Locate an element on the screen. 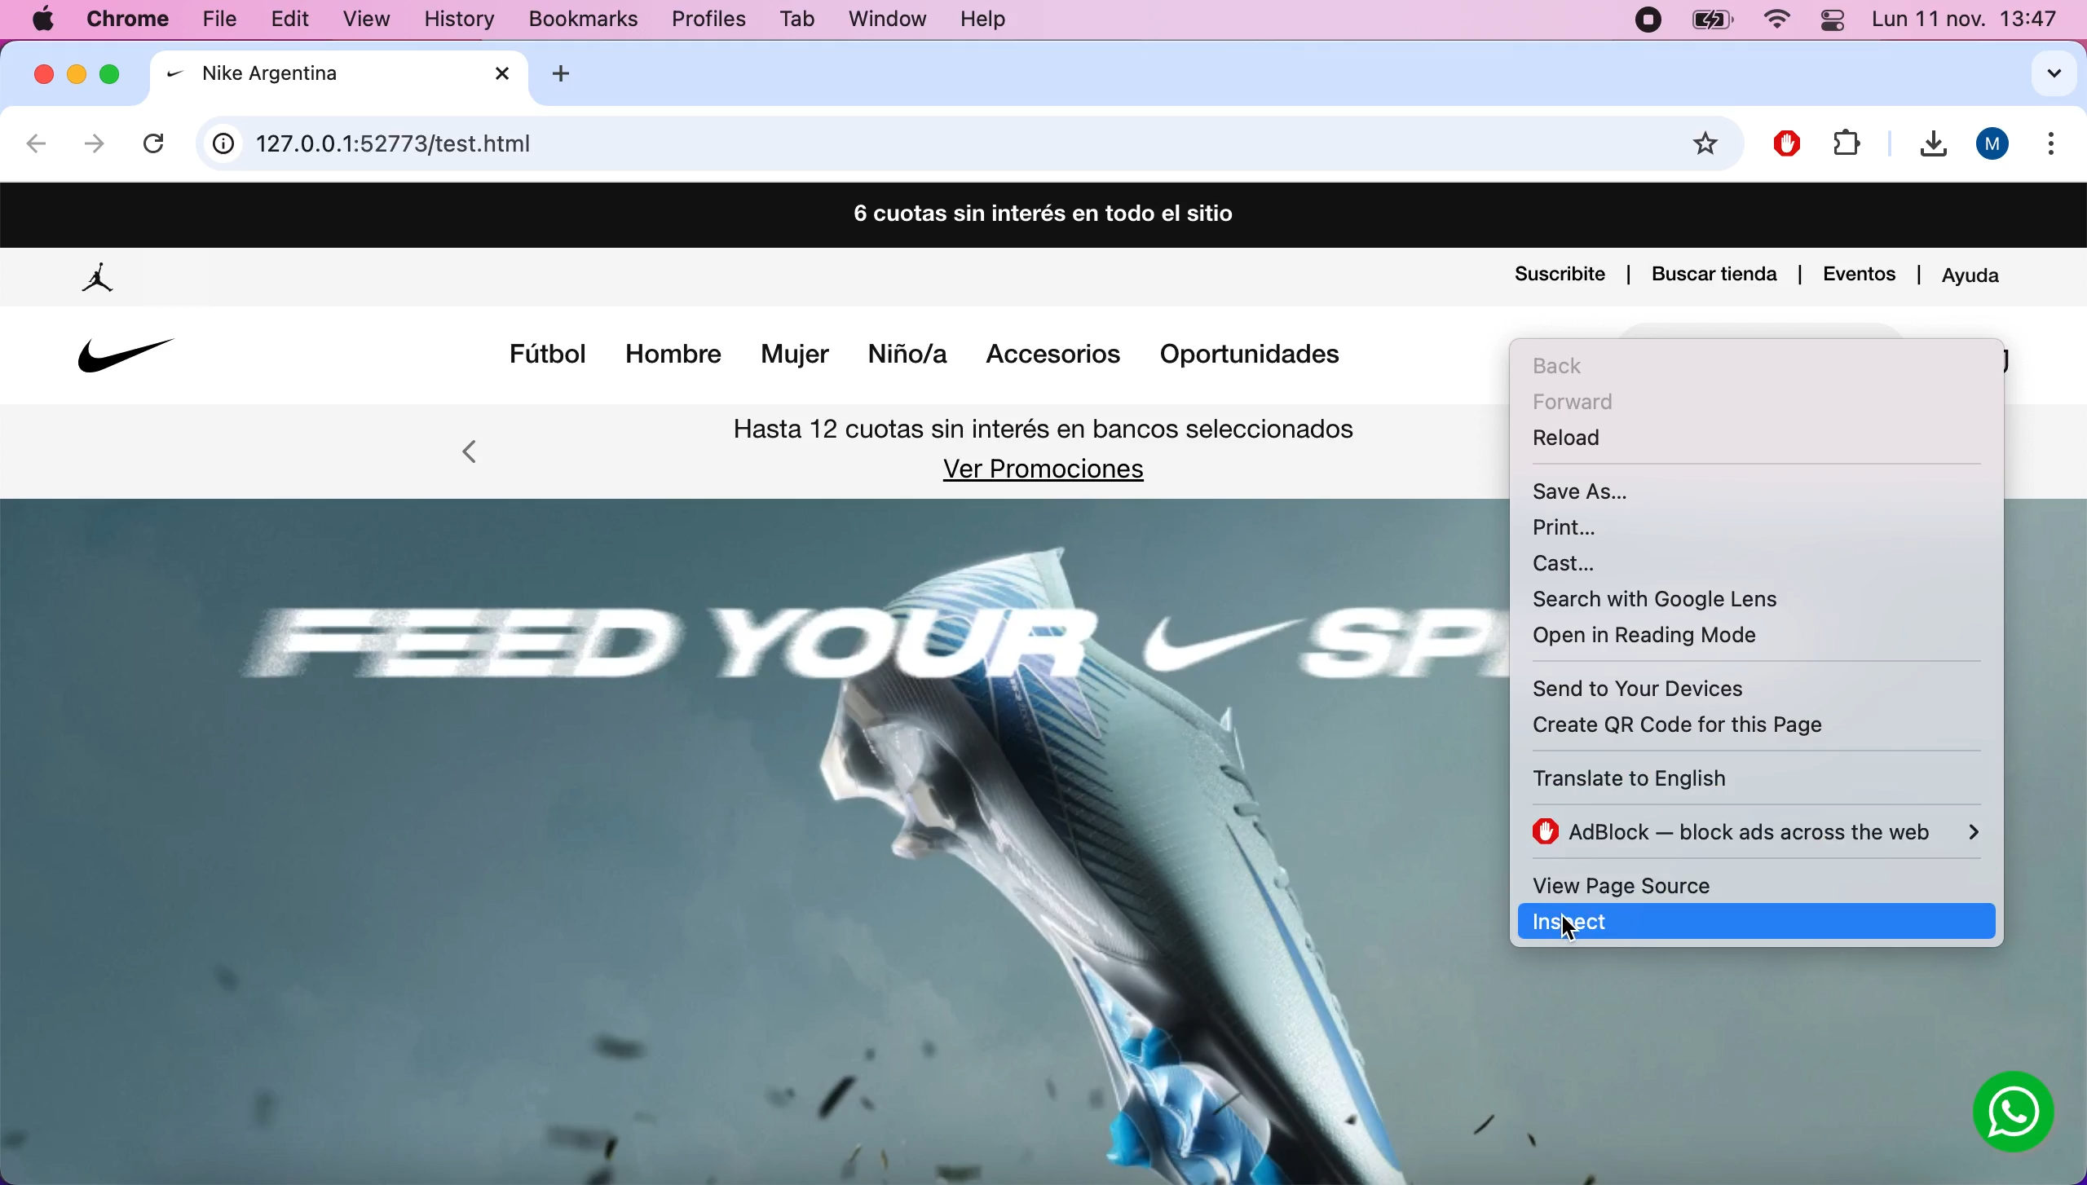 The width and height of the screenshot is (2087, 1185). cursor is located at coordinates (1548, 924).